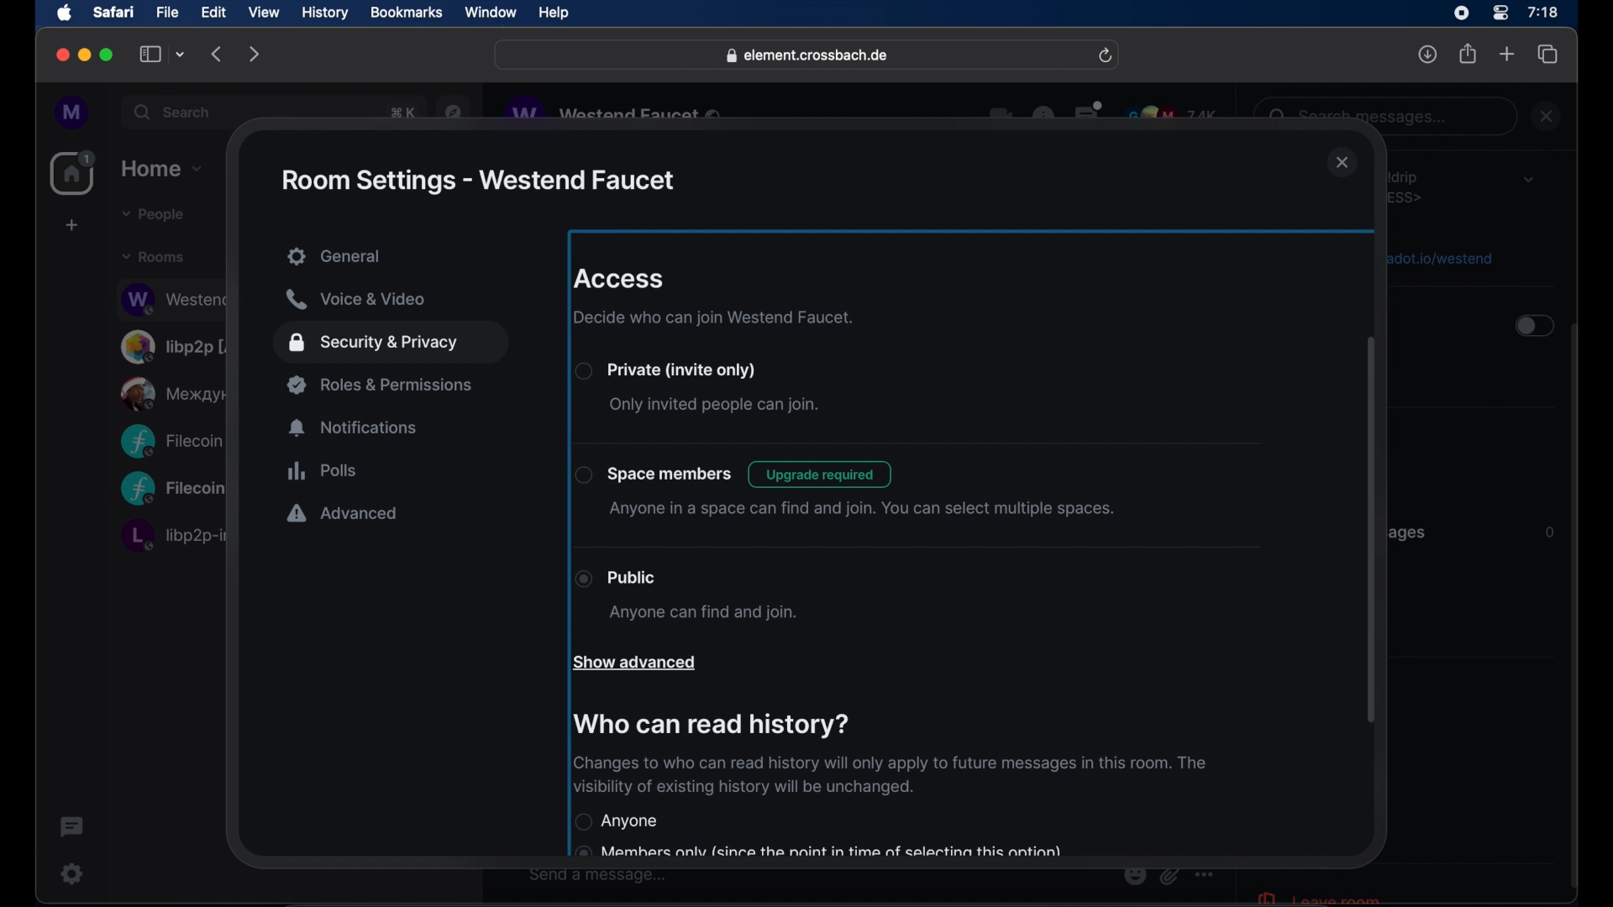  What do you see at coordinates (1469, 54) in the screenshot?
I see `share` at bounding box center [1469, 54].